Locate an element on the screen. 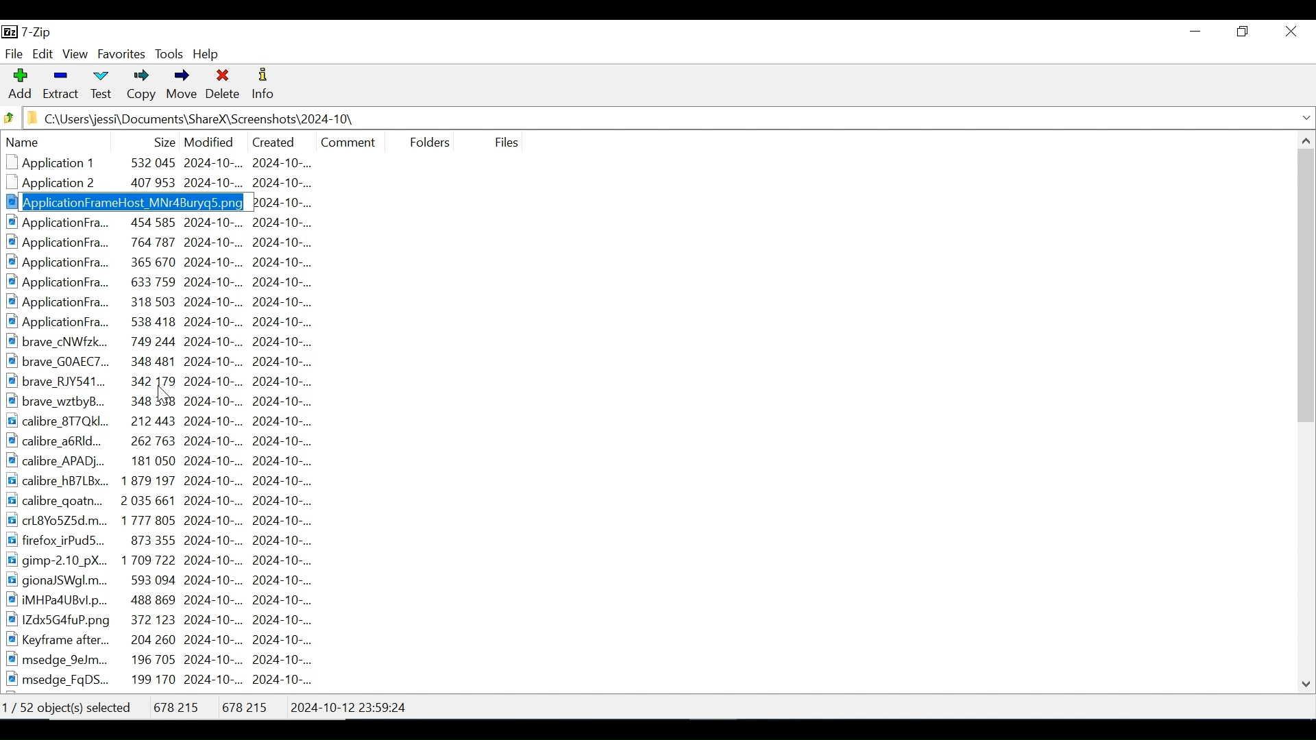 This screenshot has width=1316, height=740.  calibre_a6RId... 262 763 2024-10-.. 2024-10-... is located at coordinates (173, 441).